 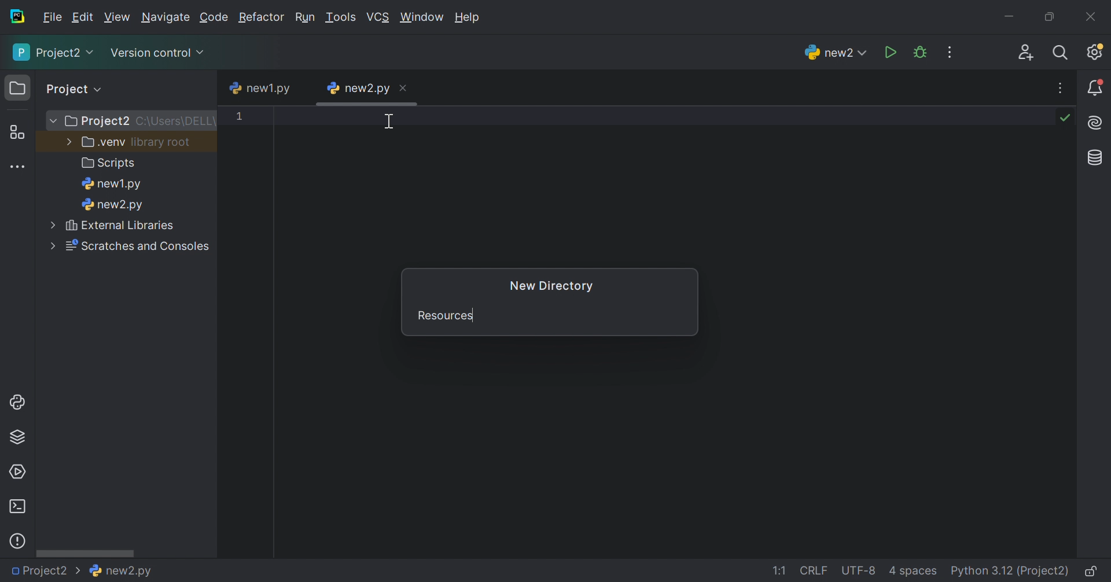 I want to click on Help, so click(x=465, y=16).